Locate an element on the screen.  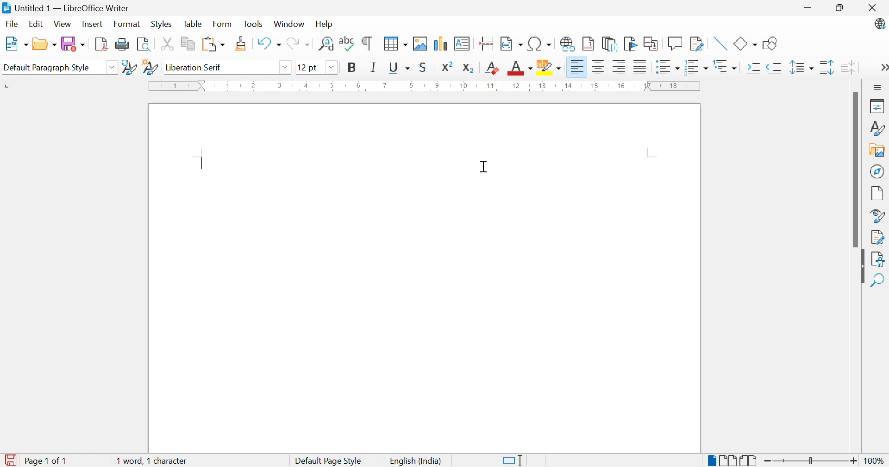
Slider is located at coordinates (812, 461).